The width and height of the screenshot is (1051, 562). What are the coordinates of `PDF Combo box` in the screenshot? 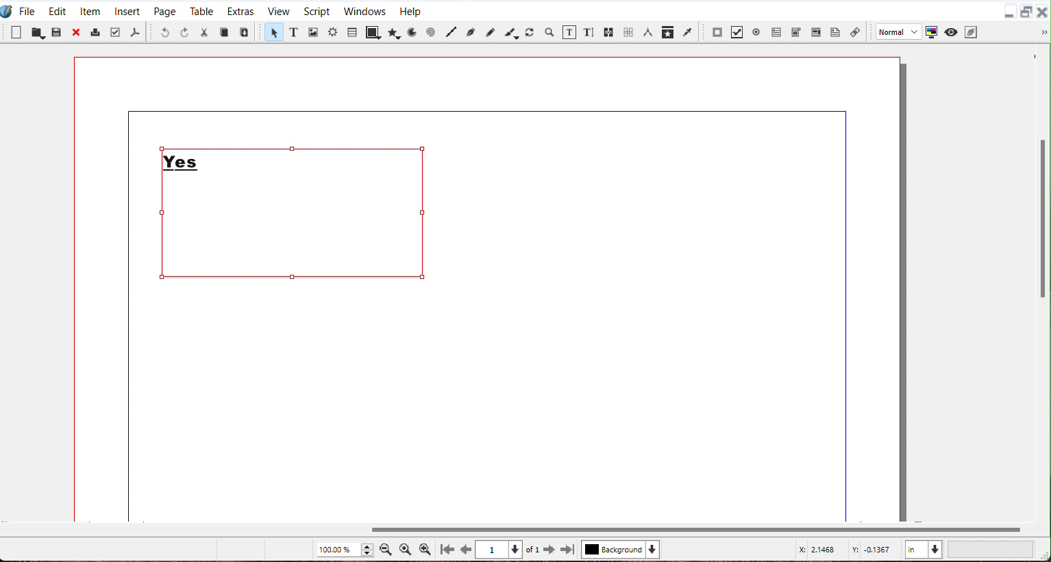 It's located at (797, 31).